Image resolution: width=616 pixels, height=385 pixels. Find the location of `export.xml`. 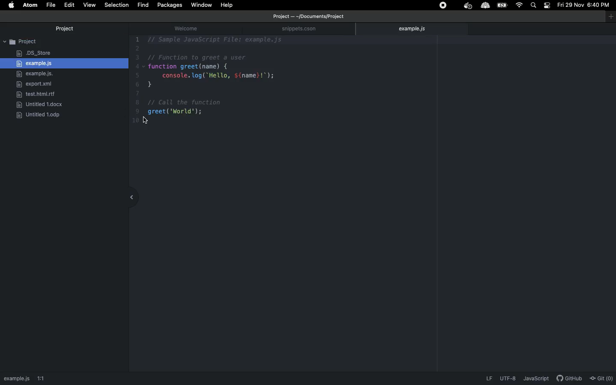

export.xml is located at coordinates (36, 85).